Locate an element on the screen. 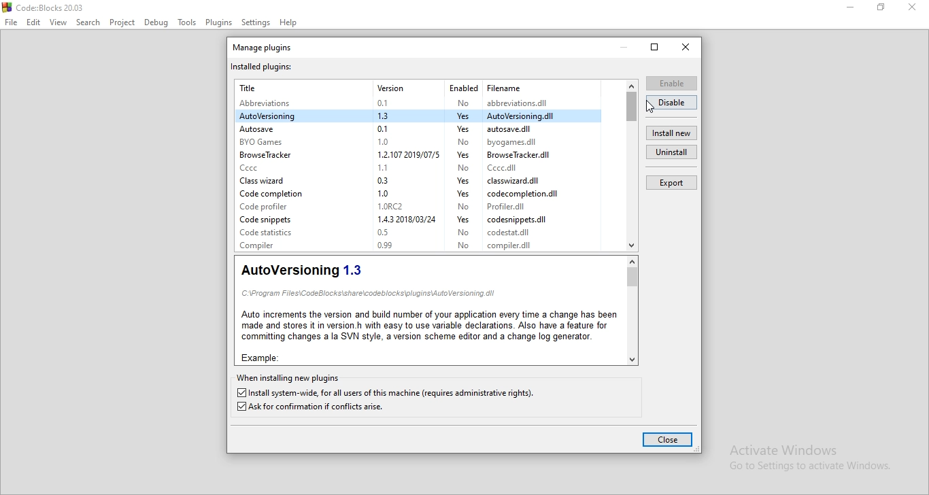 The height and width of the screenshot is (495, 929). Code: Blocks 20.03 is located at coordinates (52, 7).